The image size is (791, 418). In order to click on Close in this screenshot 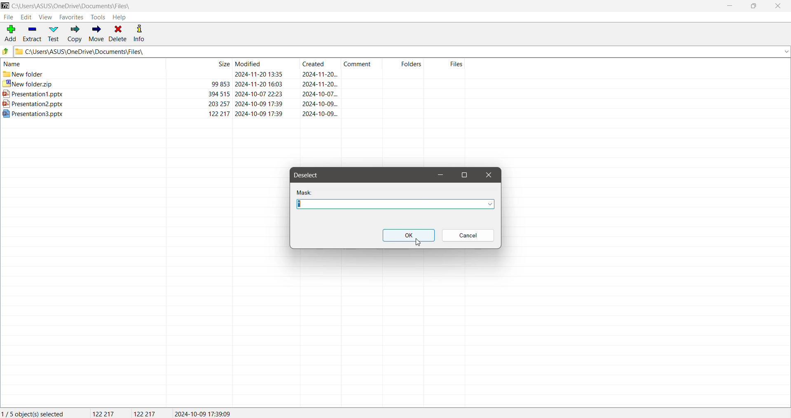, I will do `click(488, 175)`.